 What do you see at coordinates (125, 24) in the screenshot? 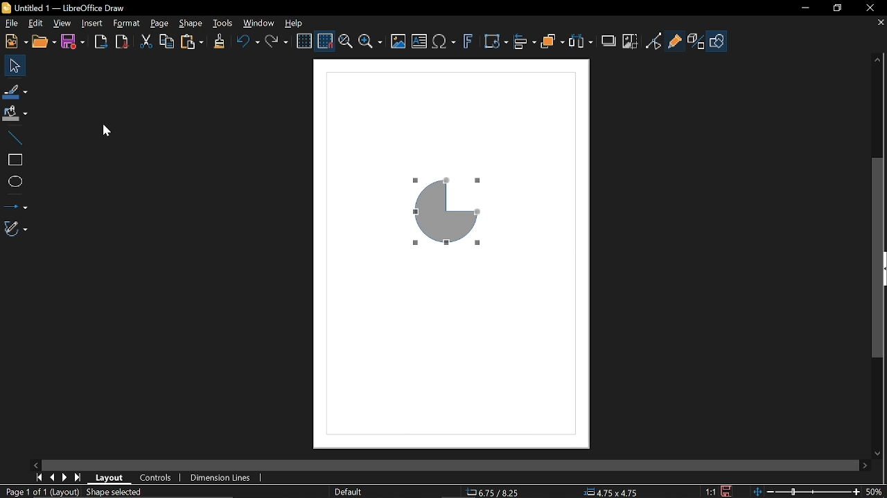
I see `Format` at bounding box center [125, 24].